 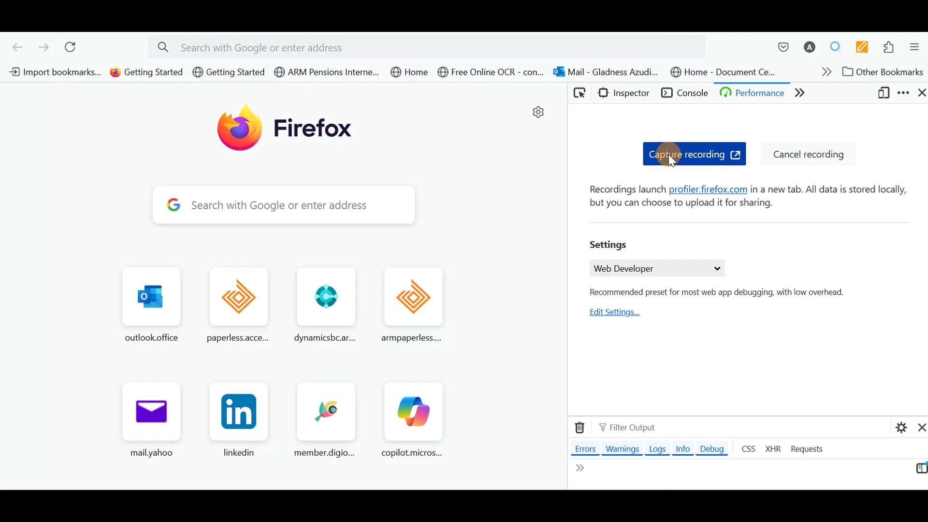 I want to click on Debug, so click(x=716, y=449).